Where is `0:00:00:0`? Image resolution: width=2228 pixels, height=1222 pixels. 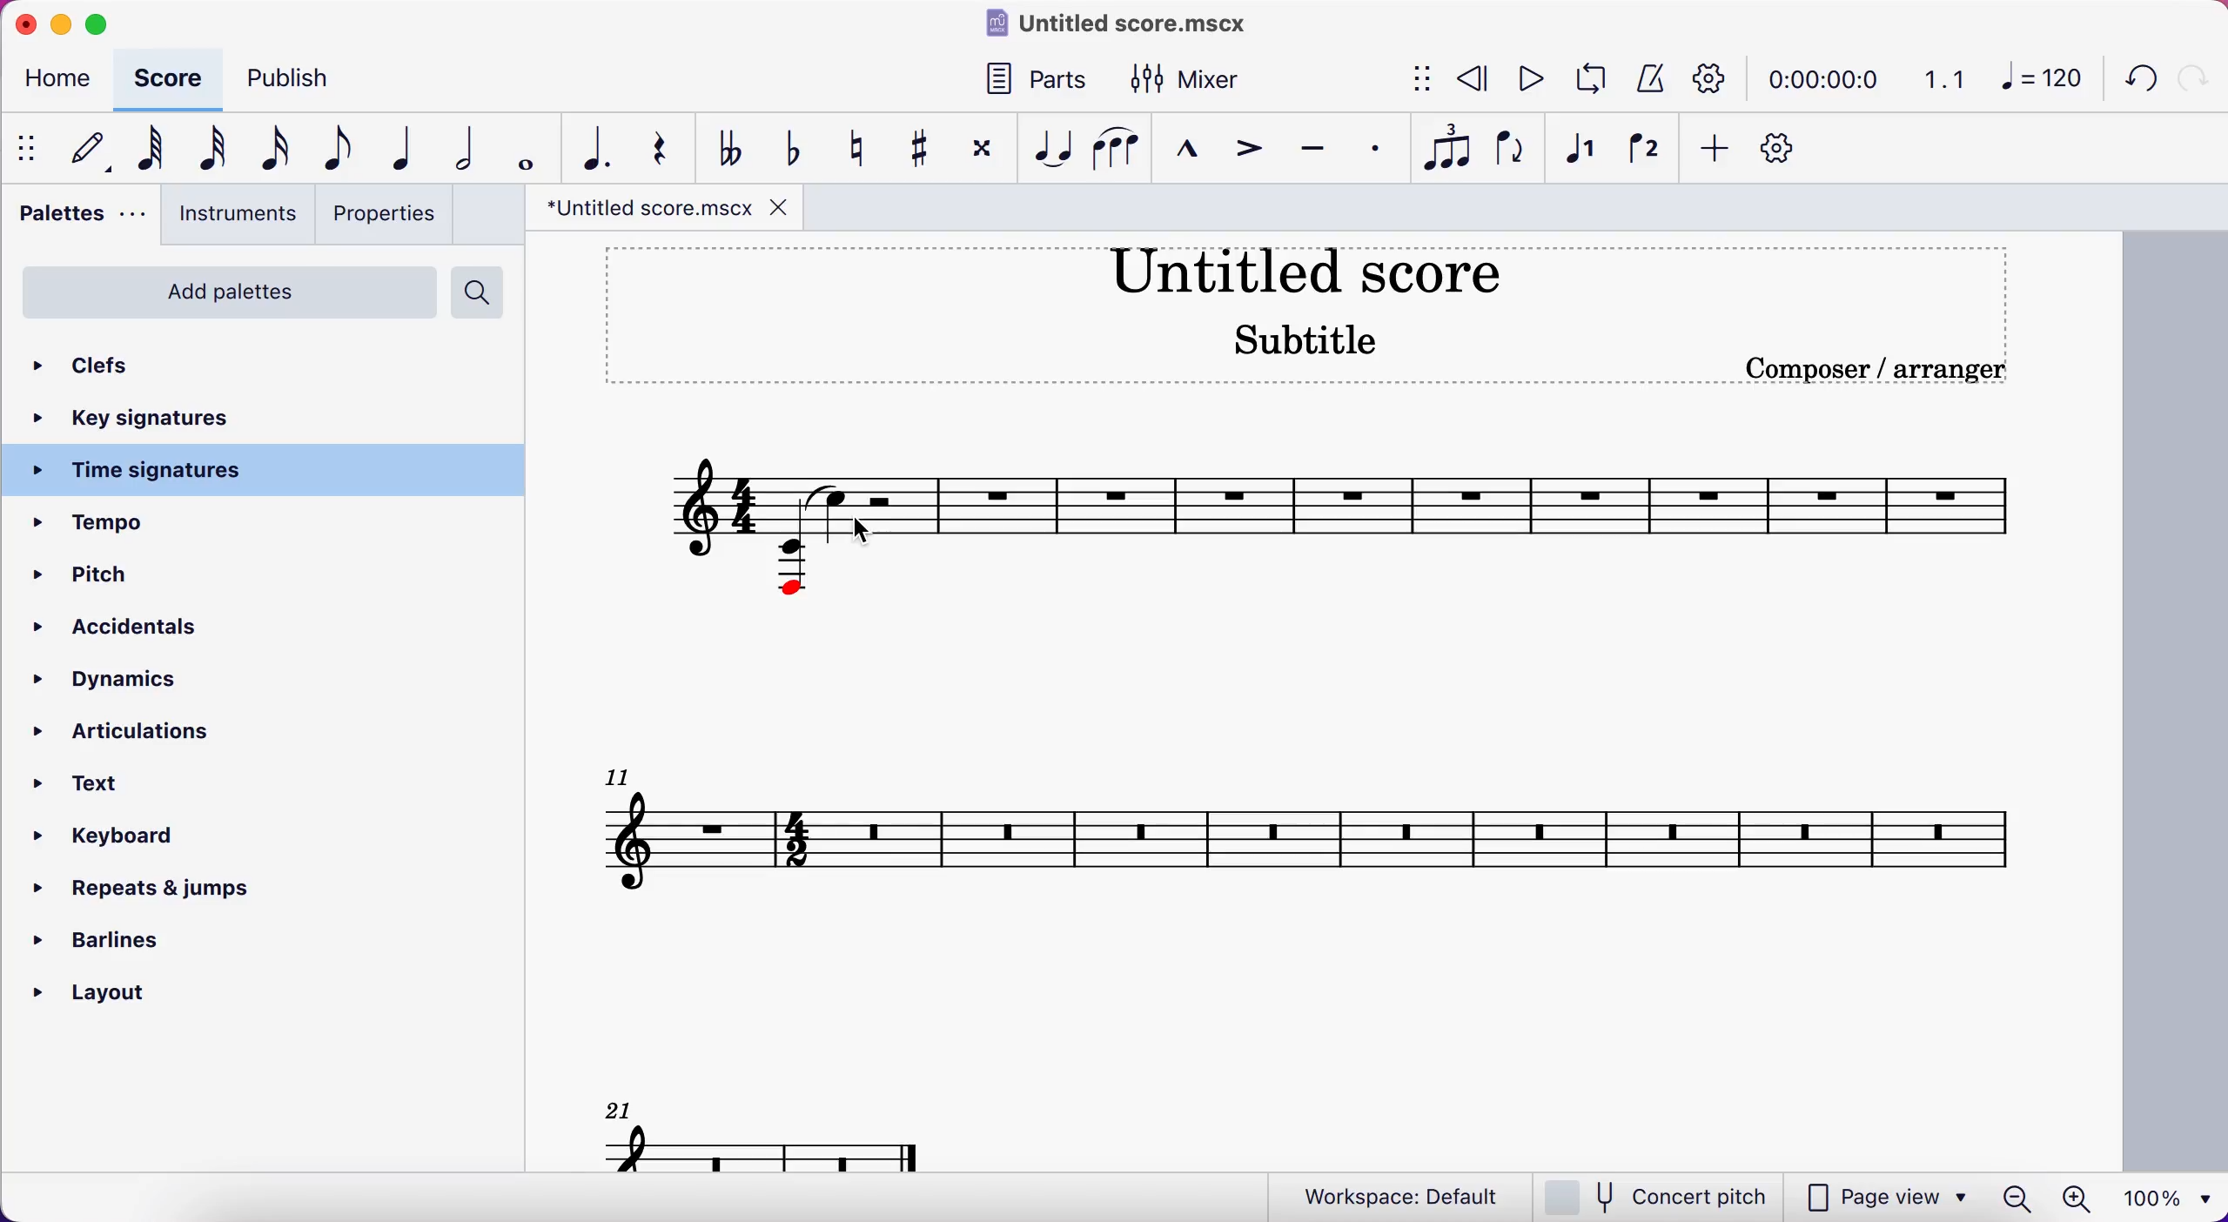
0:00:00:0 is located at coordinates (1822, 77).